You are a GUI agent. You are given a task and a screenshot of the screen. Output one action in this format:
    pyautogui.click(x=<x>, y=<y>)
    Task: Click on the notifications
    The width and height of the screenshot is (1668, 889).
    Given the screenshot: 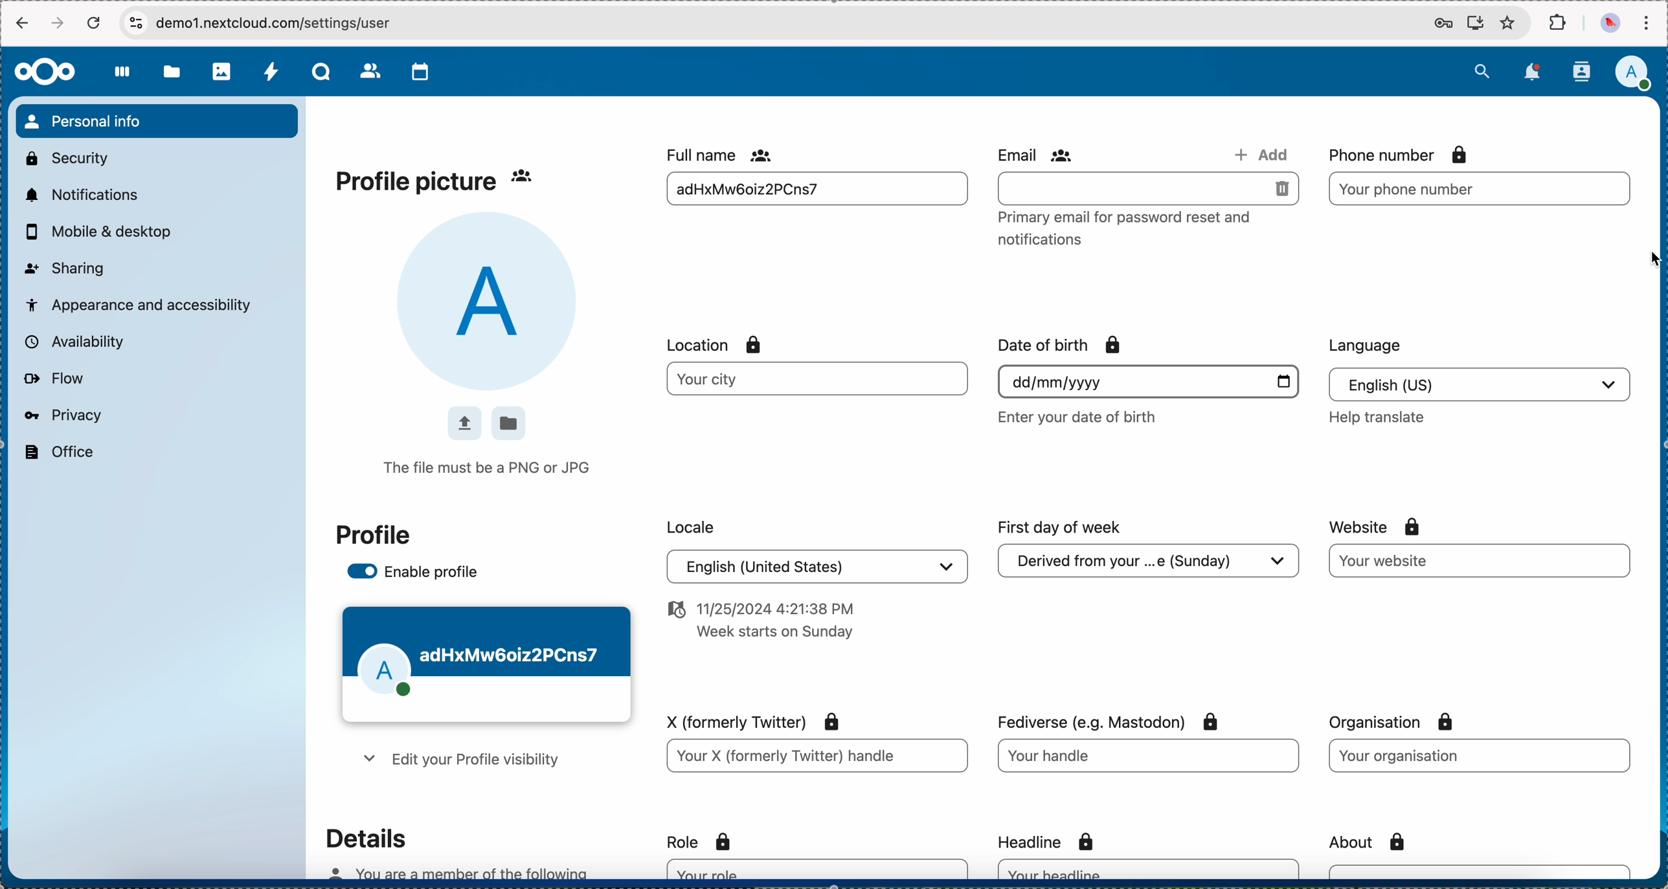 What is the action you would take?
    pyautogui.click(x=79, y=194)
    